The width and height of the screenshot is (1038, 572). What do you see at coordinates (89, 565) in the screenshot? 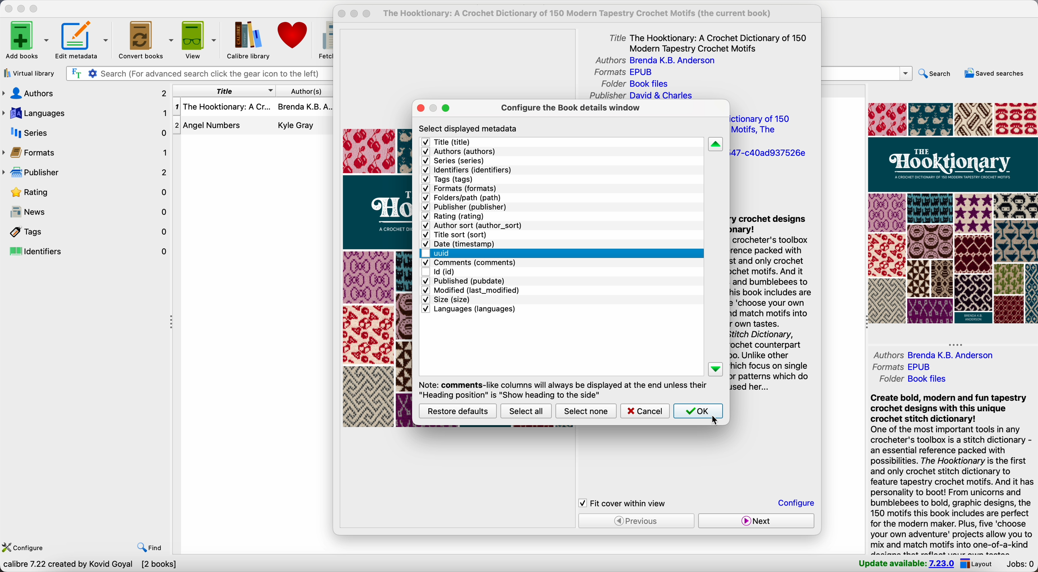
I see `data` at bounding box center [89, 565].